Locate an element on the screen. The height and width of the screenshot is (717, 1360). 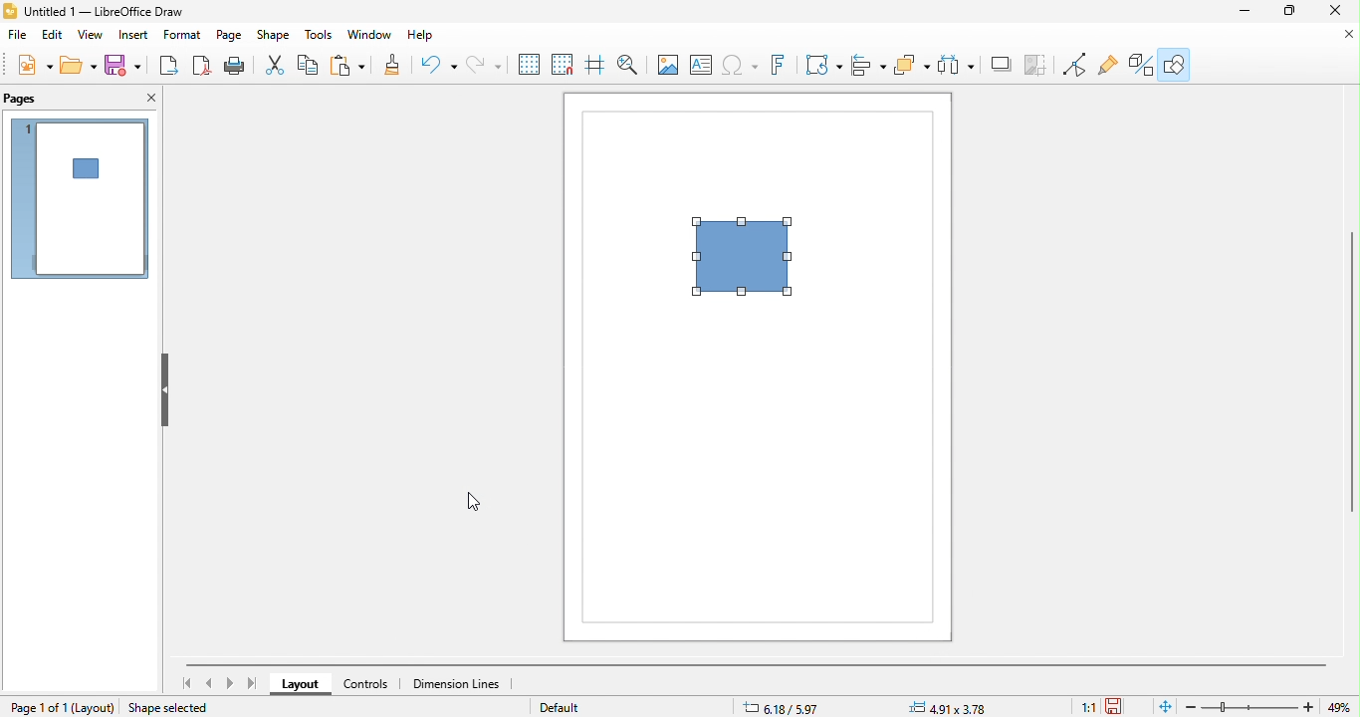
first page is located at coordinates (186, 683).